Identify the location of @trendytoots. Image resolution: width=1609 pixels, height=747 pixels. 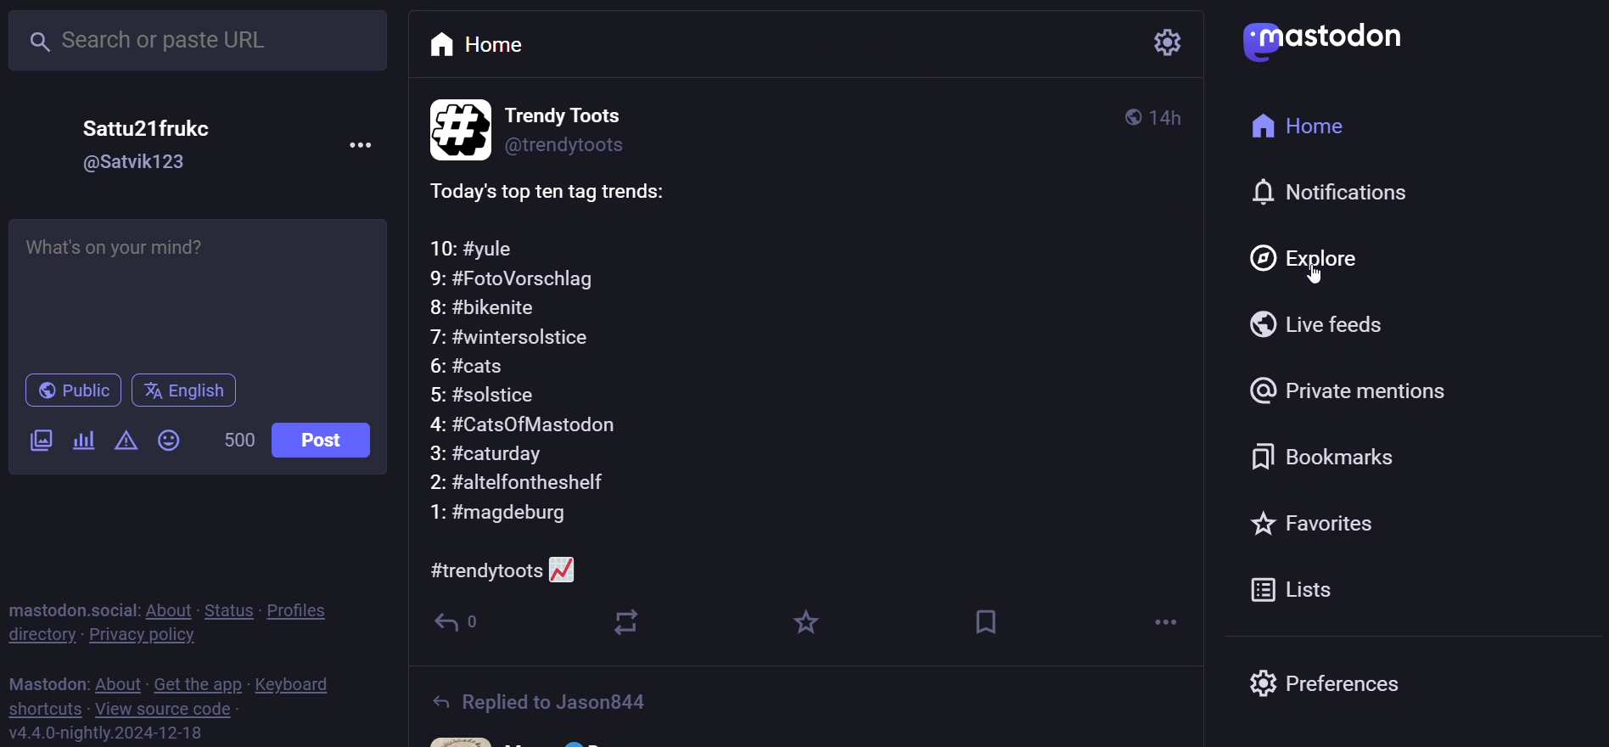
(591, 147).